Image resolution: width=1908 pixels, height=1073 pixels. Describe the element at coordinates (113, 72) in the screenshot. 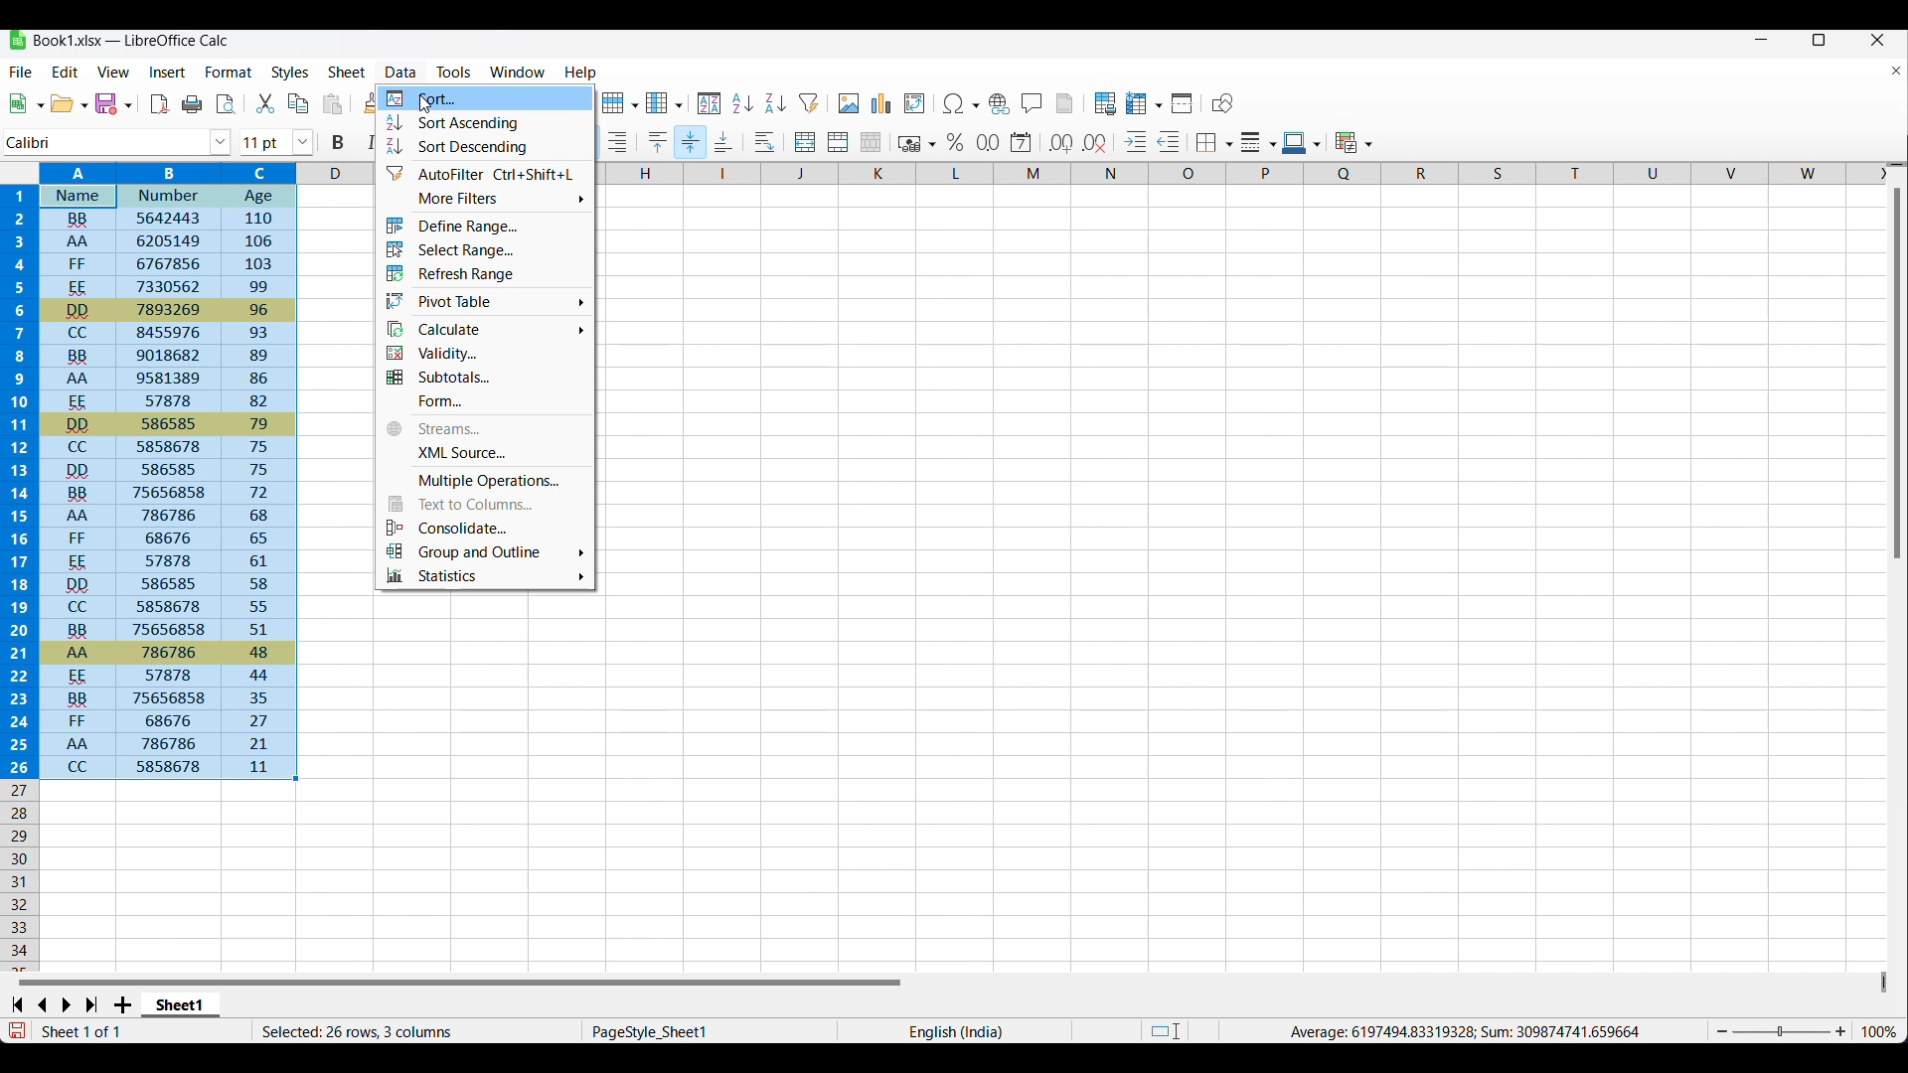

I see `View menu` at that location.